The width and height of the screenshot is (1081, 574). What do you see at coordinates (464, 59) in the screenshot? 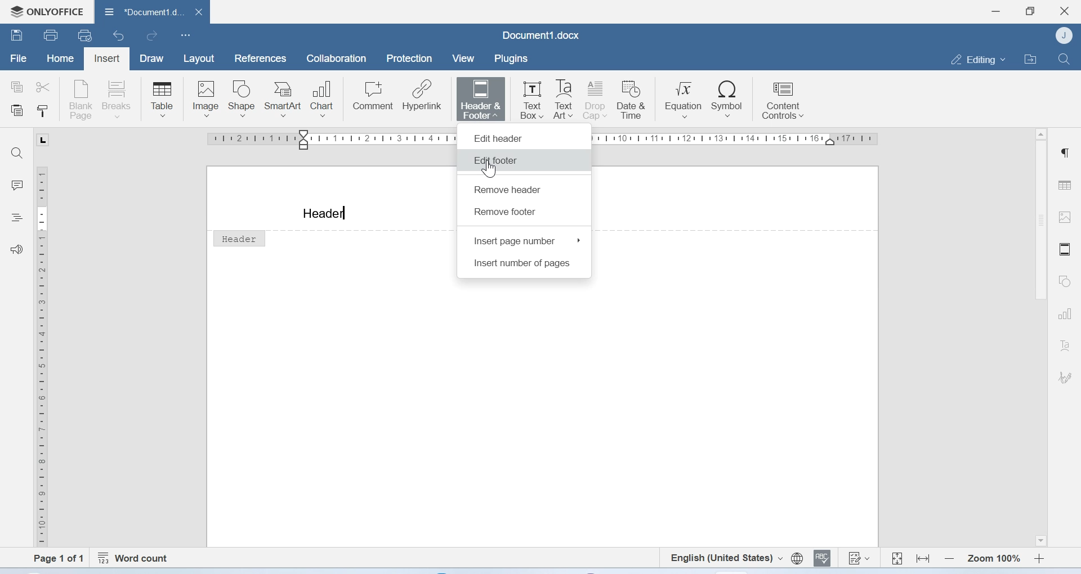
I see `View` at bounding box center [464, 59].